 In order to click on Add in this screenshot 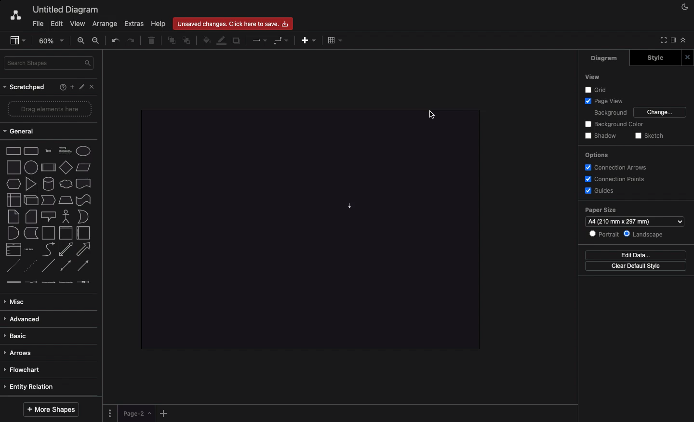, I will do `click(72, 87)`.